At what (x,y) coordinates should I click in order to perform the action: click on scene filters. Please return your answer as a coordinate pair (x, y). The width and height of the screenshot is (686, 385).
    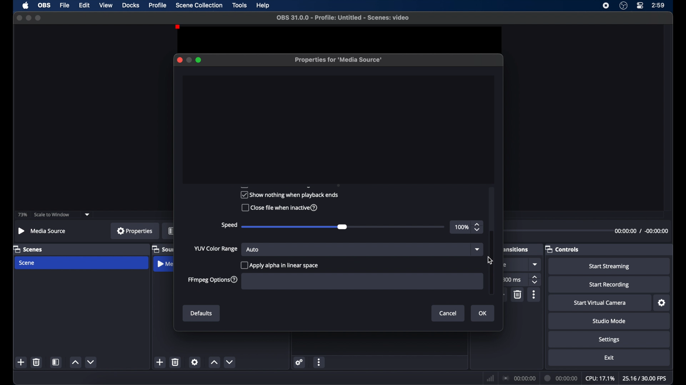
    Looking at the image, I should click on (56, 362).